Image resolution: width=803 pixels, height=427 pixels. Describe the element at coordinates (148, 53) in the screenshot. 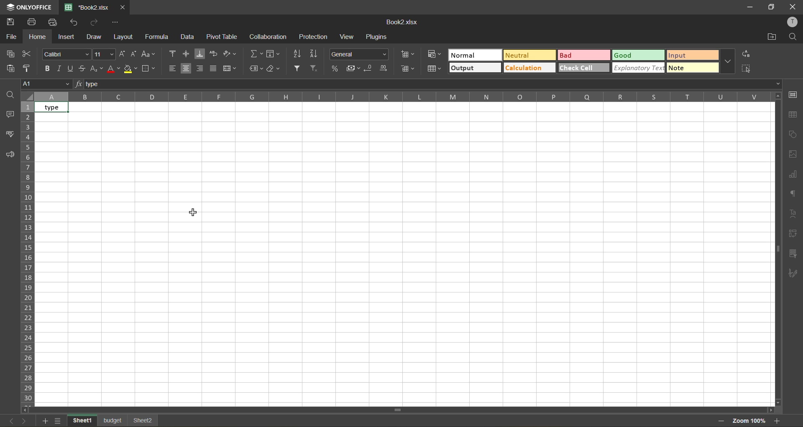

I see `change case` at that location.